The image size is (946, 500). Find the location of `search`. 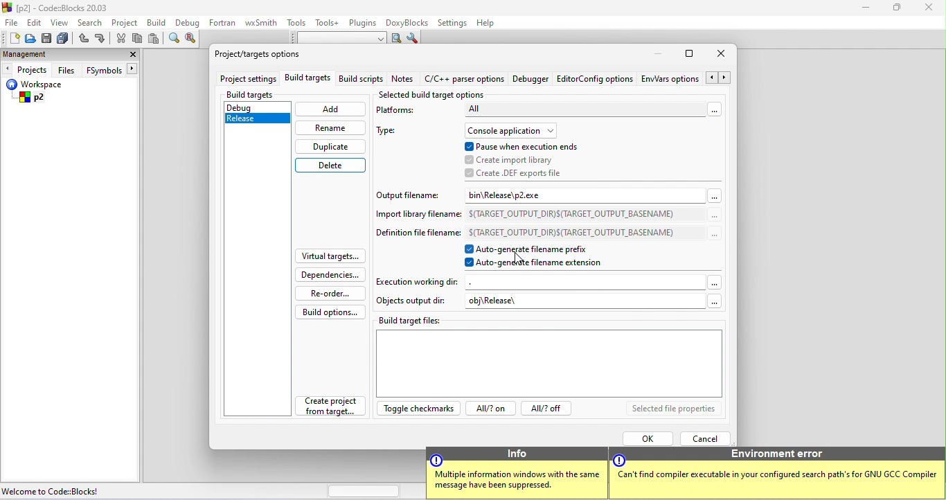

search is located at coordinates (90, 21).